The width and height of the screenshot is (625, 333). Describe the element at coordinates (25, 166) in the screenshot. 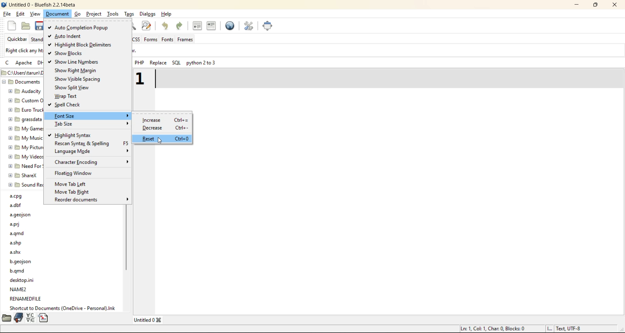

I see `need for speed (TM) unbound` at that location.